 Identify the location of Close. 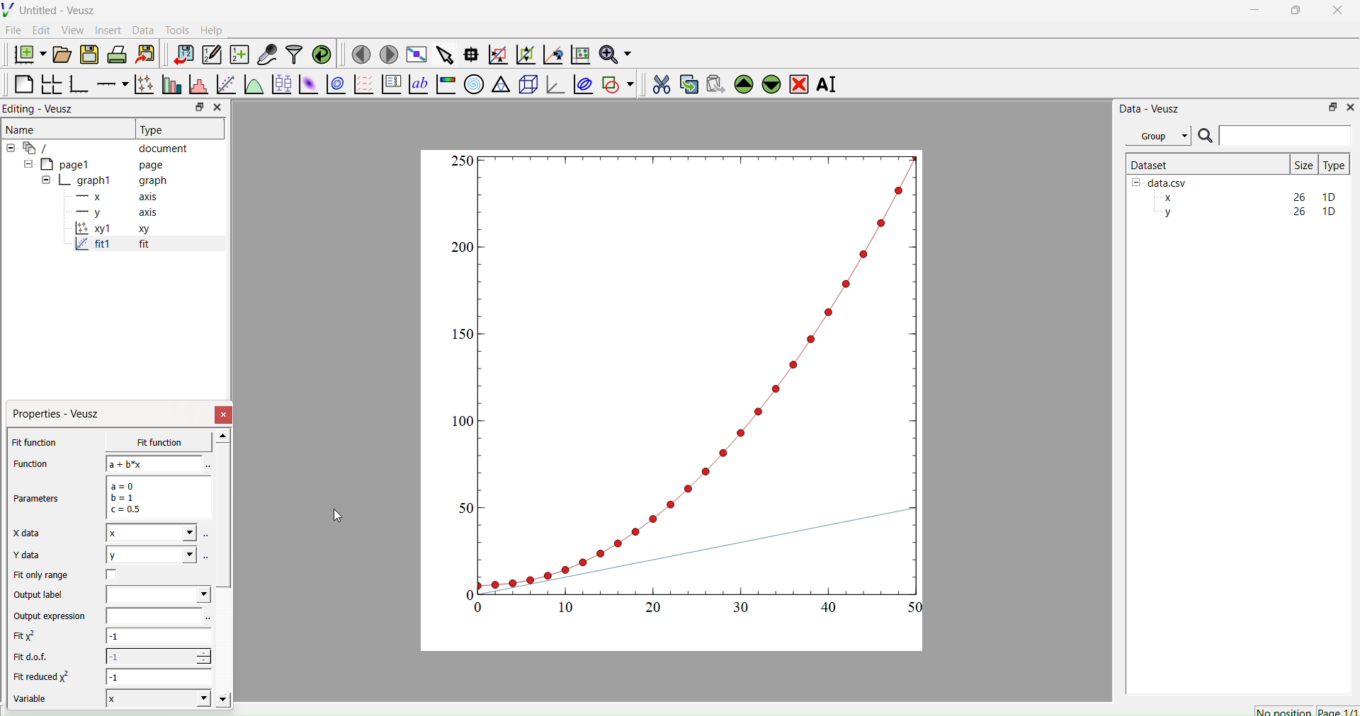
(217, 108).